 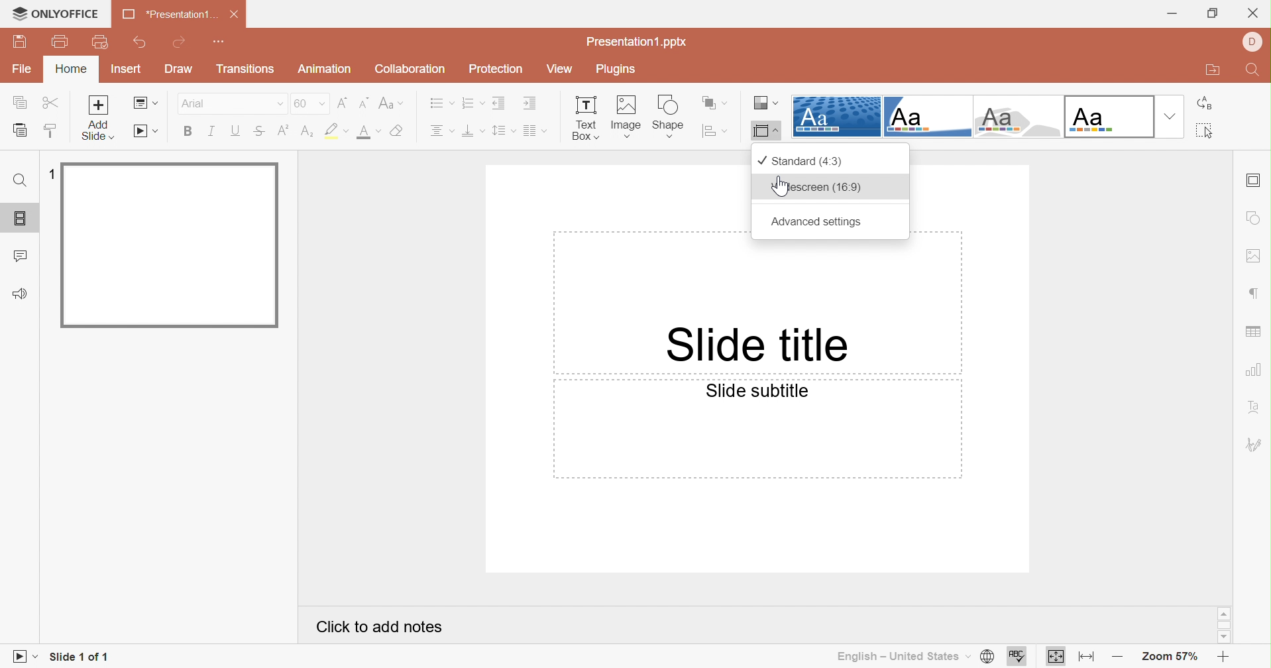 What do you see at coordinates (376, 628) in the screenshot?
I see `Click to add notes` at bounding box center [376, 628].